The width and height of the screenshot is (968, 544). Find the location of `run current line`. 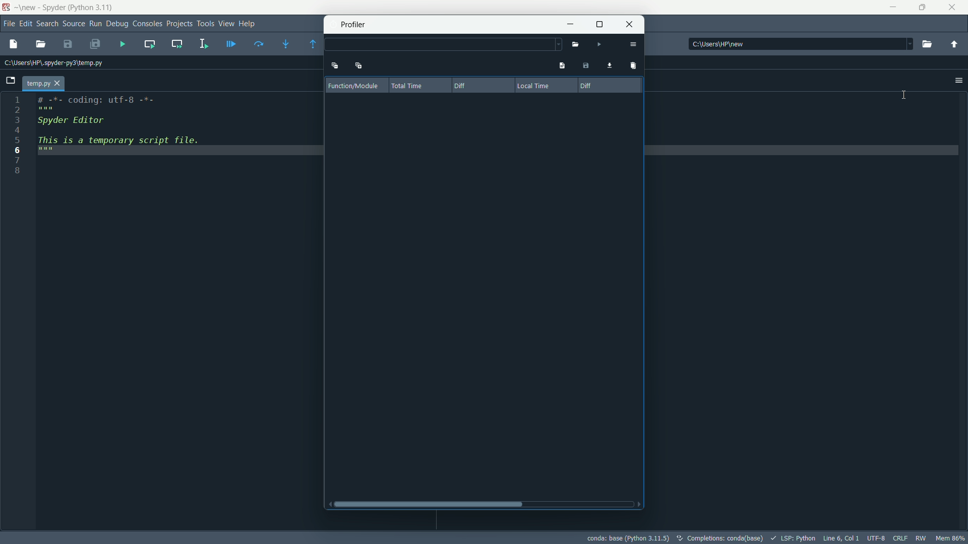

run current line is located at coordinates (259, 44).